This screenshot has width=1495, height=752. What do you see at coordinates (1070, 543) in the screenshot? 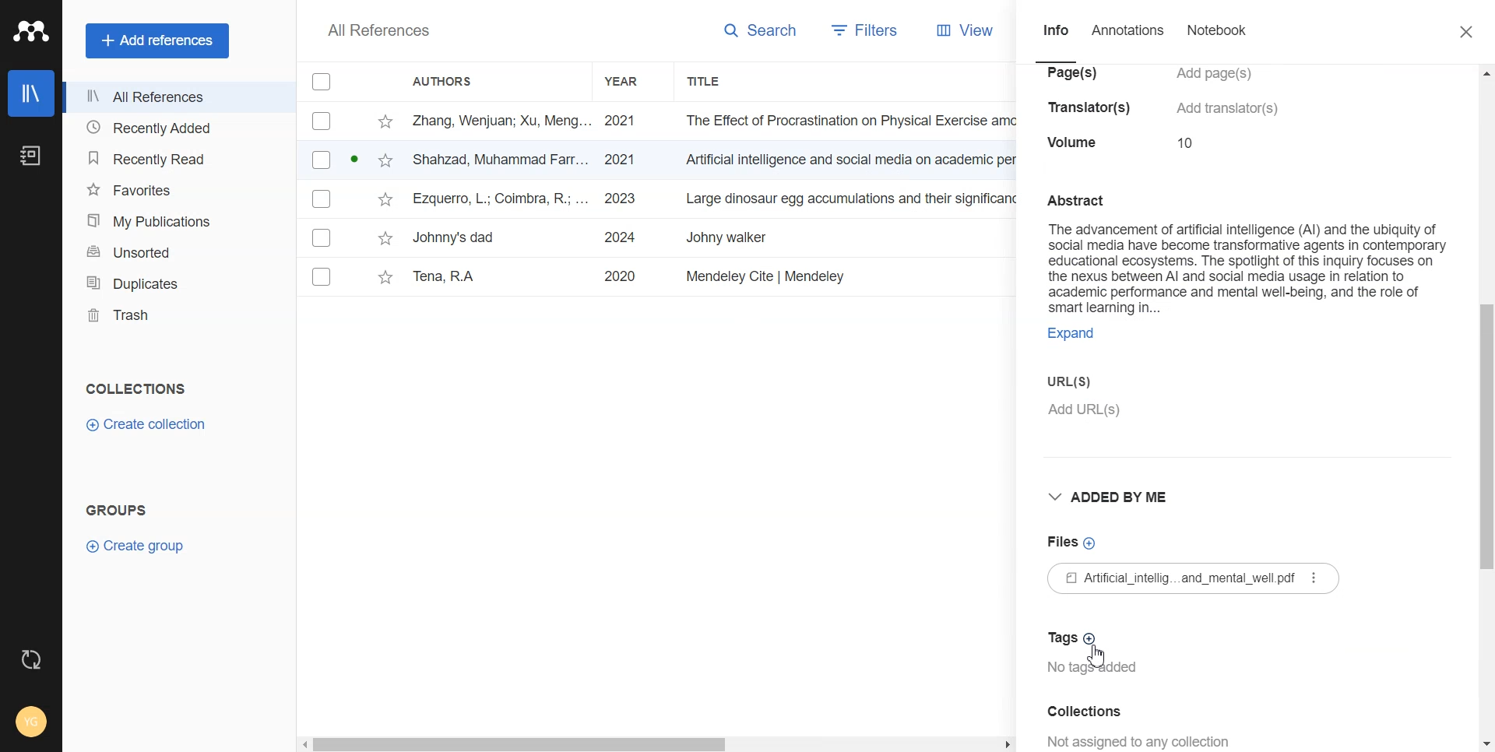
I see `Files` at bounding box center [1070, 543].